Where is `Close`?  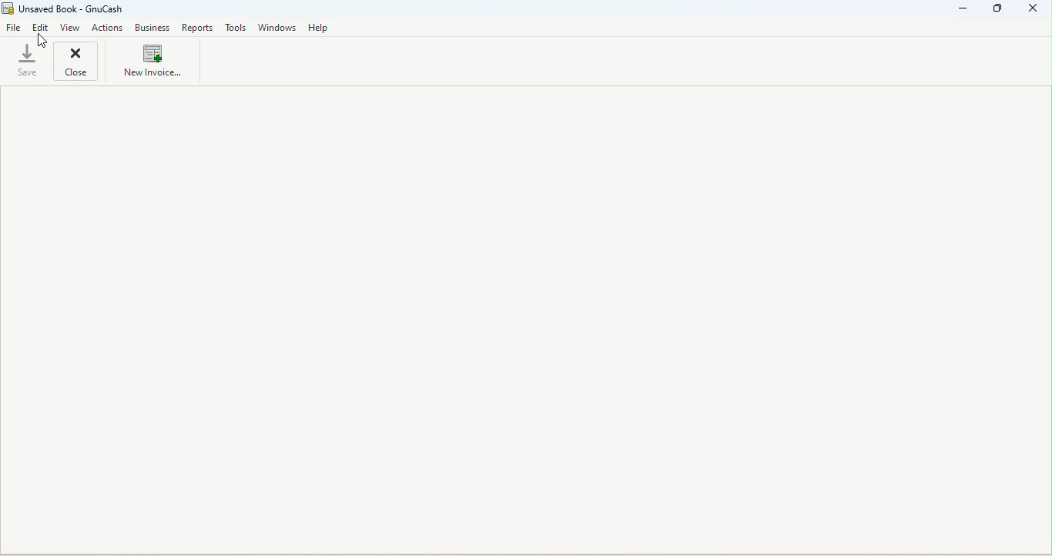 Close is located at coordinates (1034, 11).